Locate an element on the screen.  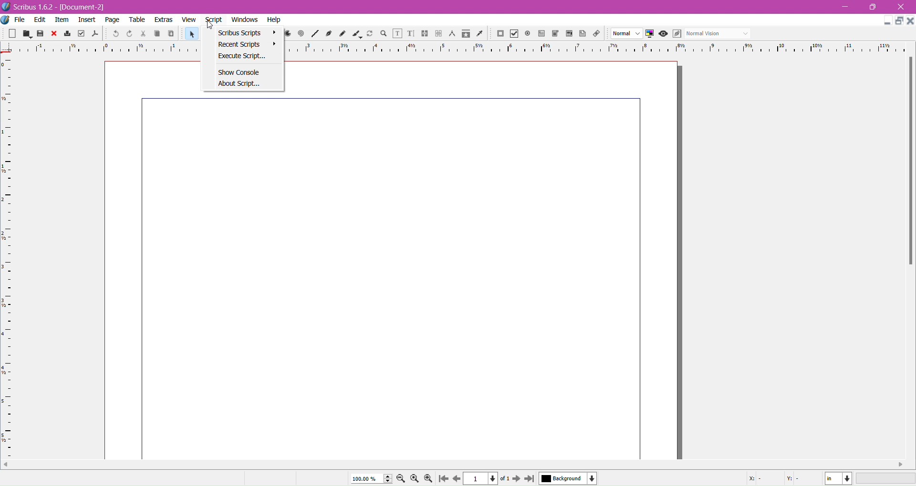
Select the image preview quality is located at coordinates (625, 34).